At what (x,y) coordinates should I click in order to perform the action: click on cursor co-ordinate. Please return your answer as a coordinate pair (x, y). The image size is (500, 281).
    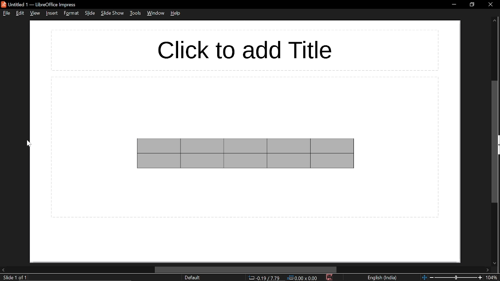
    Looking at the image, I should click on (264, 278).